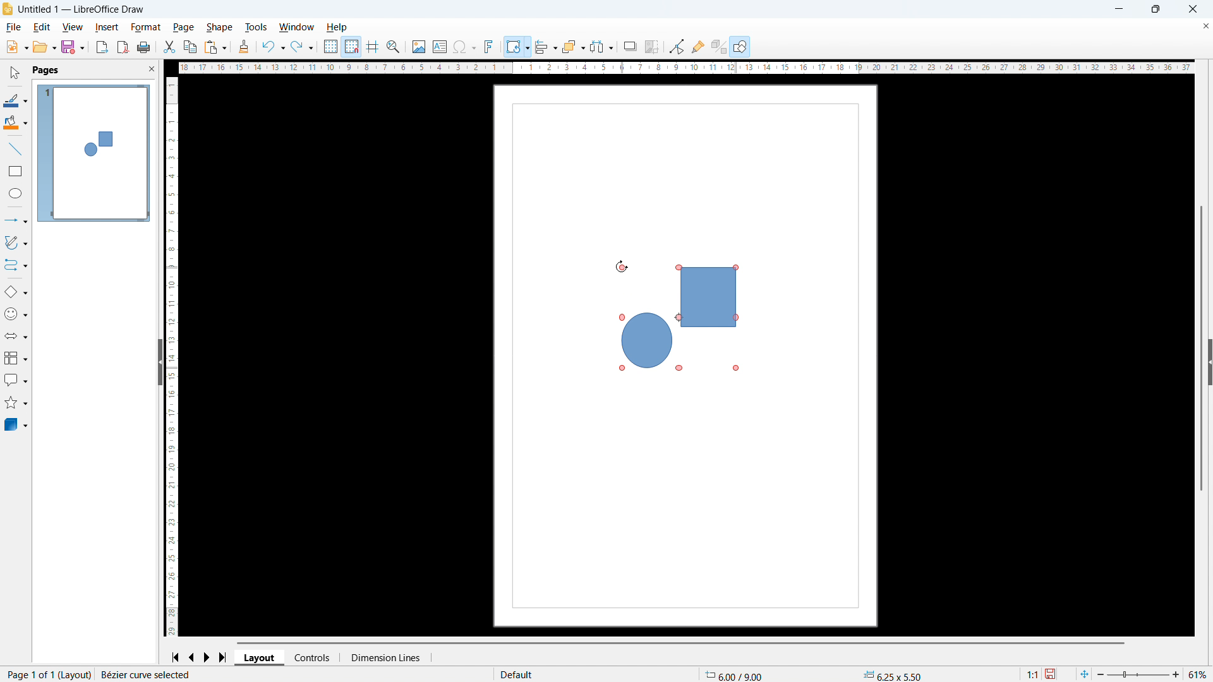  What do you see at coordinates (16, 242) in the screenshot?
I see `Curves and polygons ` at bounding box center [16, 242].